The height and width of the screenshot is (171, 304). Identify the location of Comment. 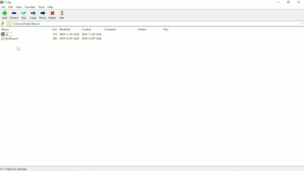
(111, 30).